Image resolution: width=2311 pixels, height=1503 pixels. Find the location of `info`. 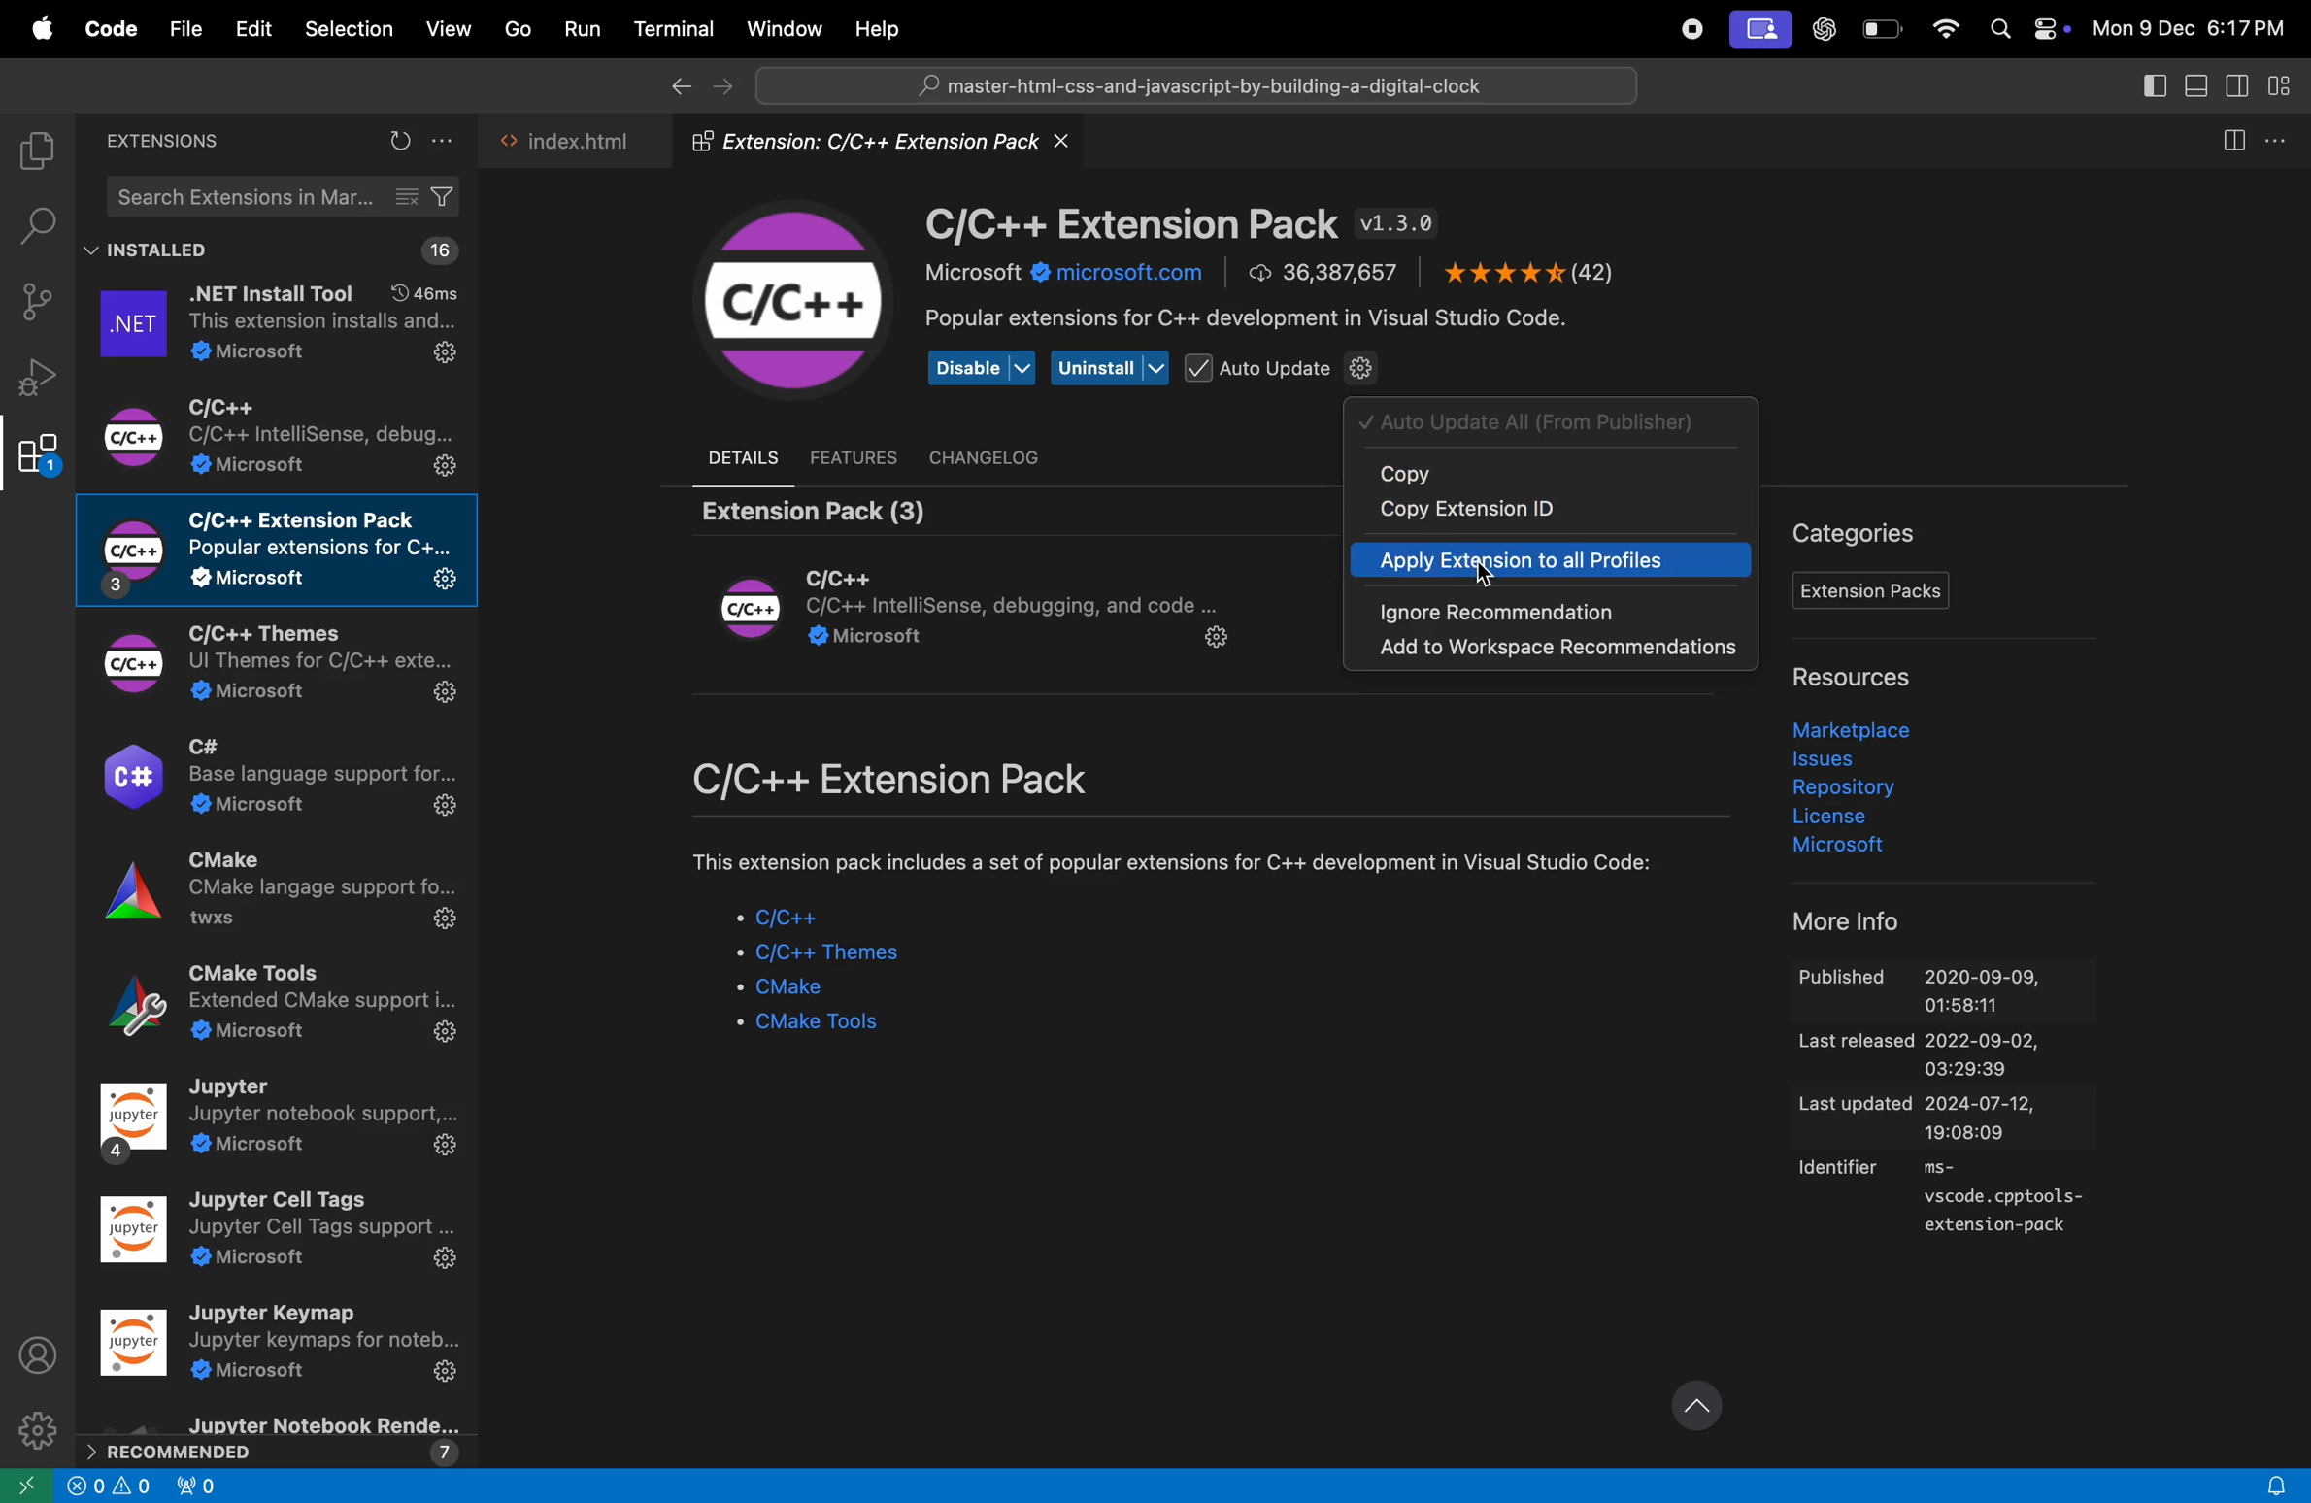

info is located at coordinates (111, 1489).